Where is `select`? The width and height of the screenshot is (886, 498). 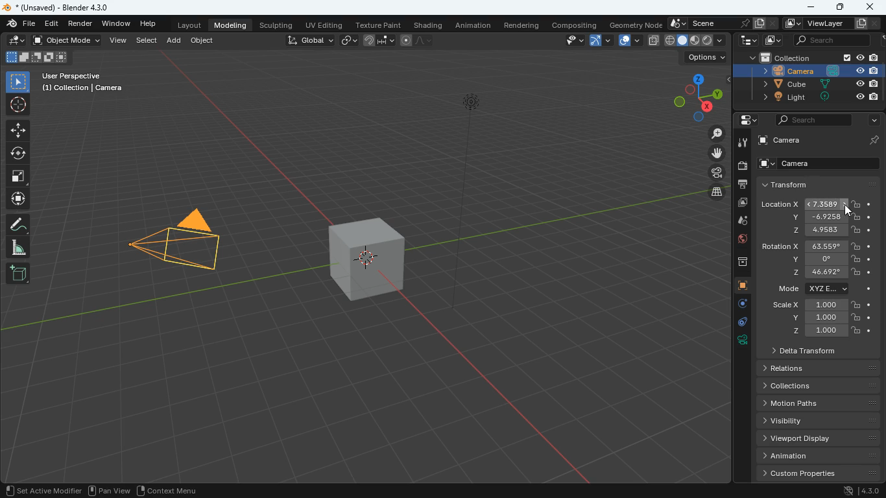
select is located at coordinates (146, 41).